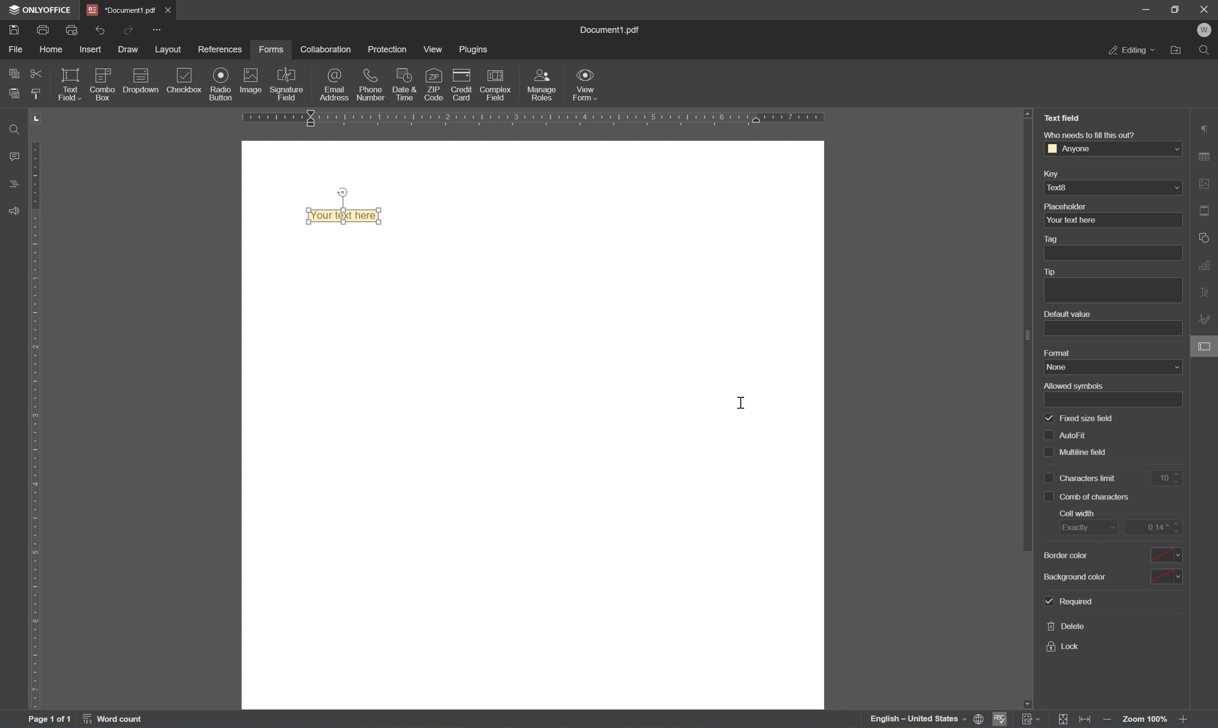 The width and height of the screenshot is (1218, 728). What do you see at coordinates (101, 31) in the screenshot?
I see `redo` at bounding box center [101, 31].